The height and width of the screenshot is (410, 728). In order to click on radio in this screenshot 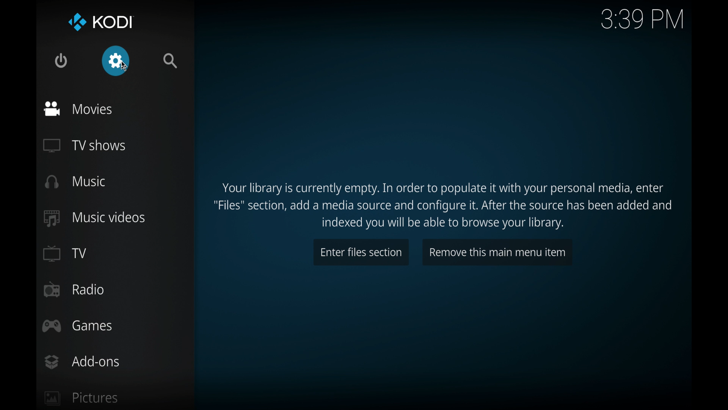, I will do `click(74, 290)`.